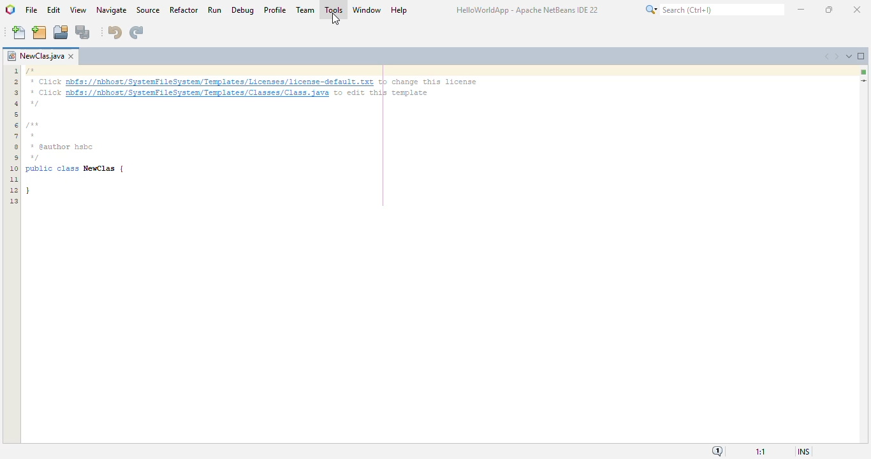 The image size is (871, 459). I want to click on undo, so click(115, 33).